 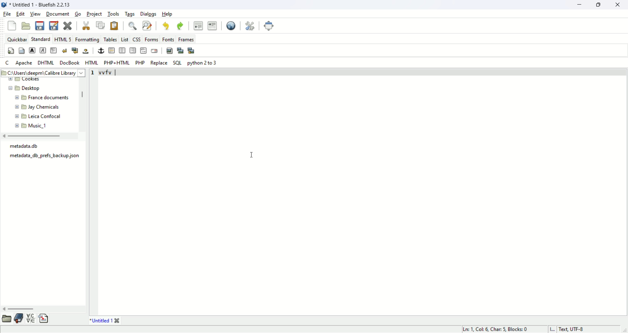 I want to click on application icon, so click(x=4, y=5).